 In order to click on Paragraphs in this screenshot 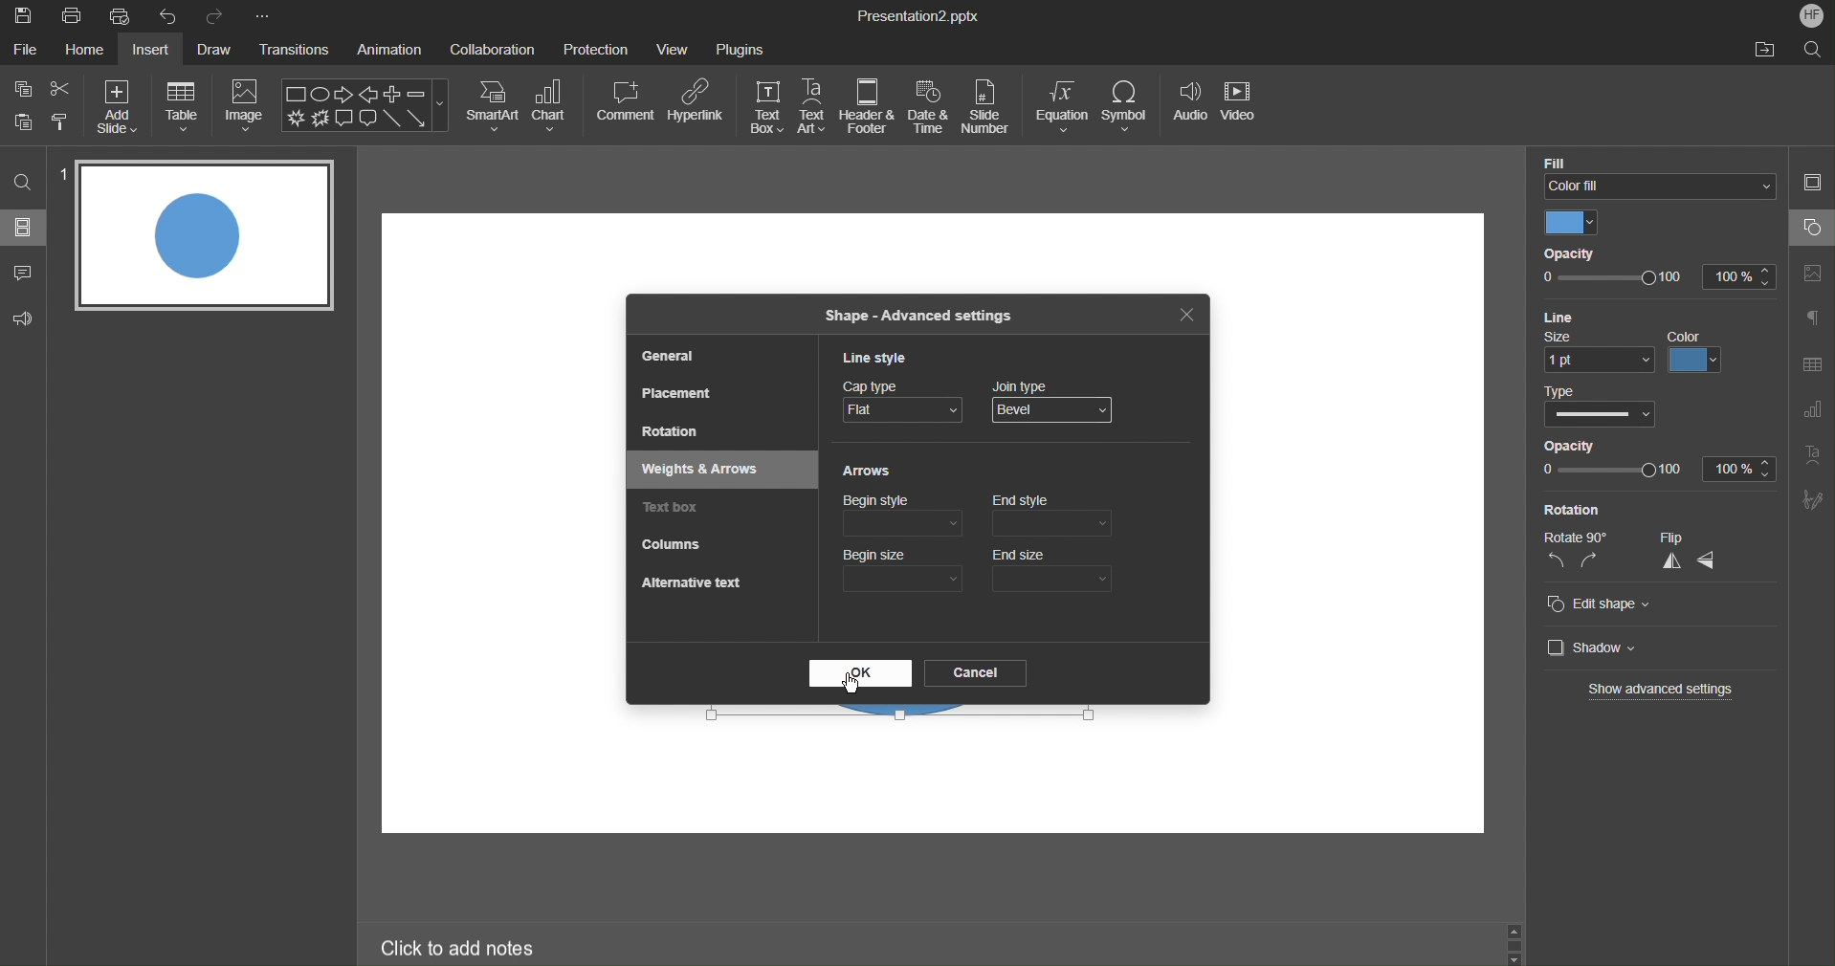, I will do `click(1813, 317)`.